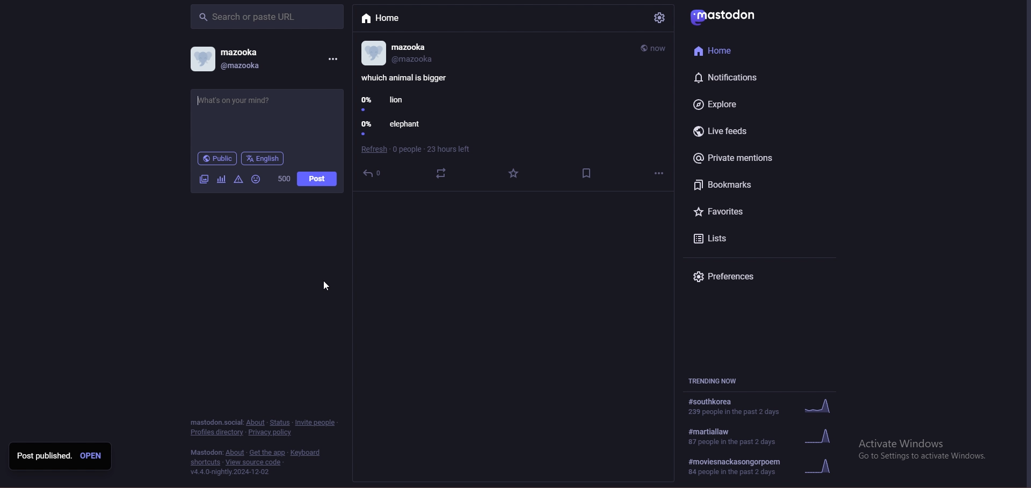 The width and height of the screenshot is (1031, 488). What do you see at coordinates (406, 149) in the screenshot?
I see `poeple seen` at bounding box center [406, 149].